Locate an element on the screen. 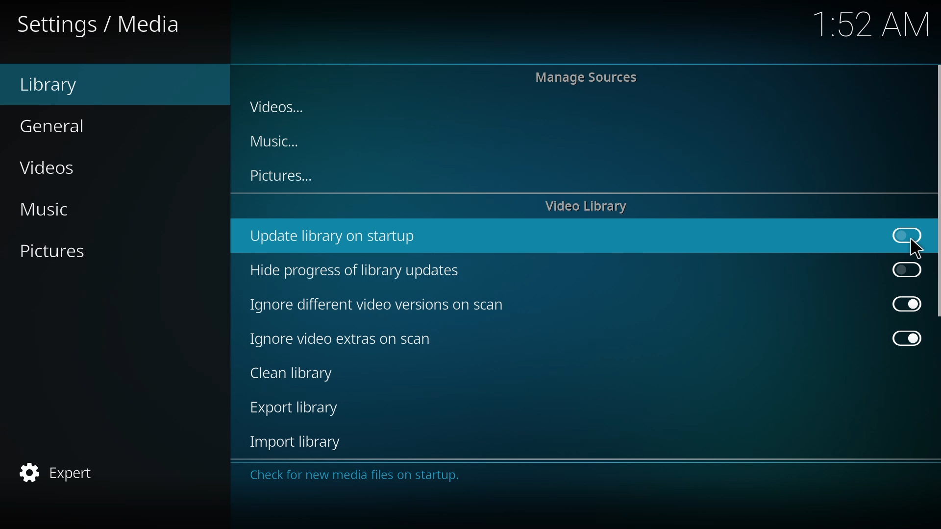  manage sources is located at coordinates (588, 76).